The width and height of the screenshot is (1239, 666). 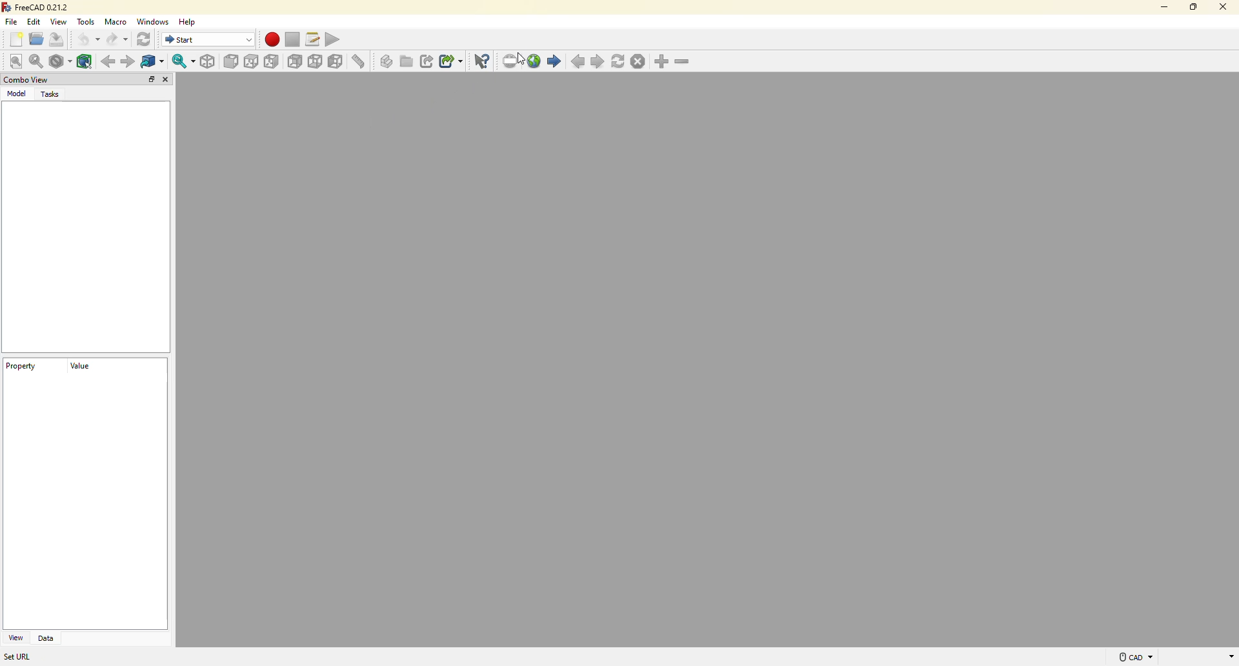 I want to click on fit all, so click(x=15, y=61).